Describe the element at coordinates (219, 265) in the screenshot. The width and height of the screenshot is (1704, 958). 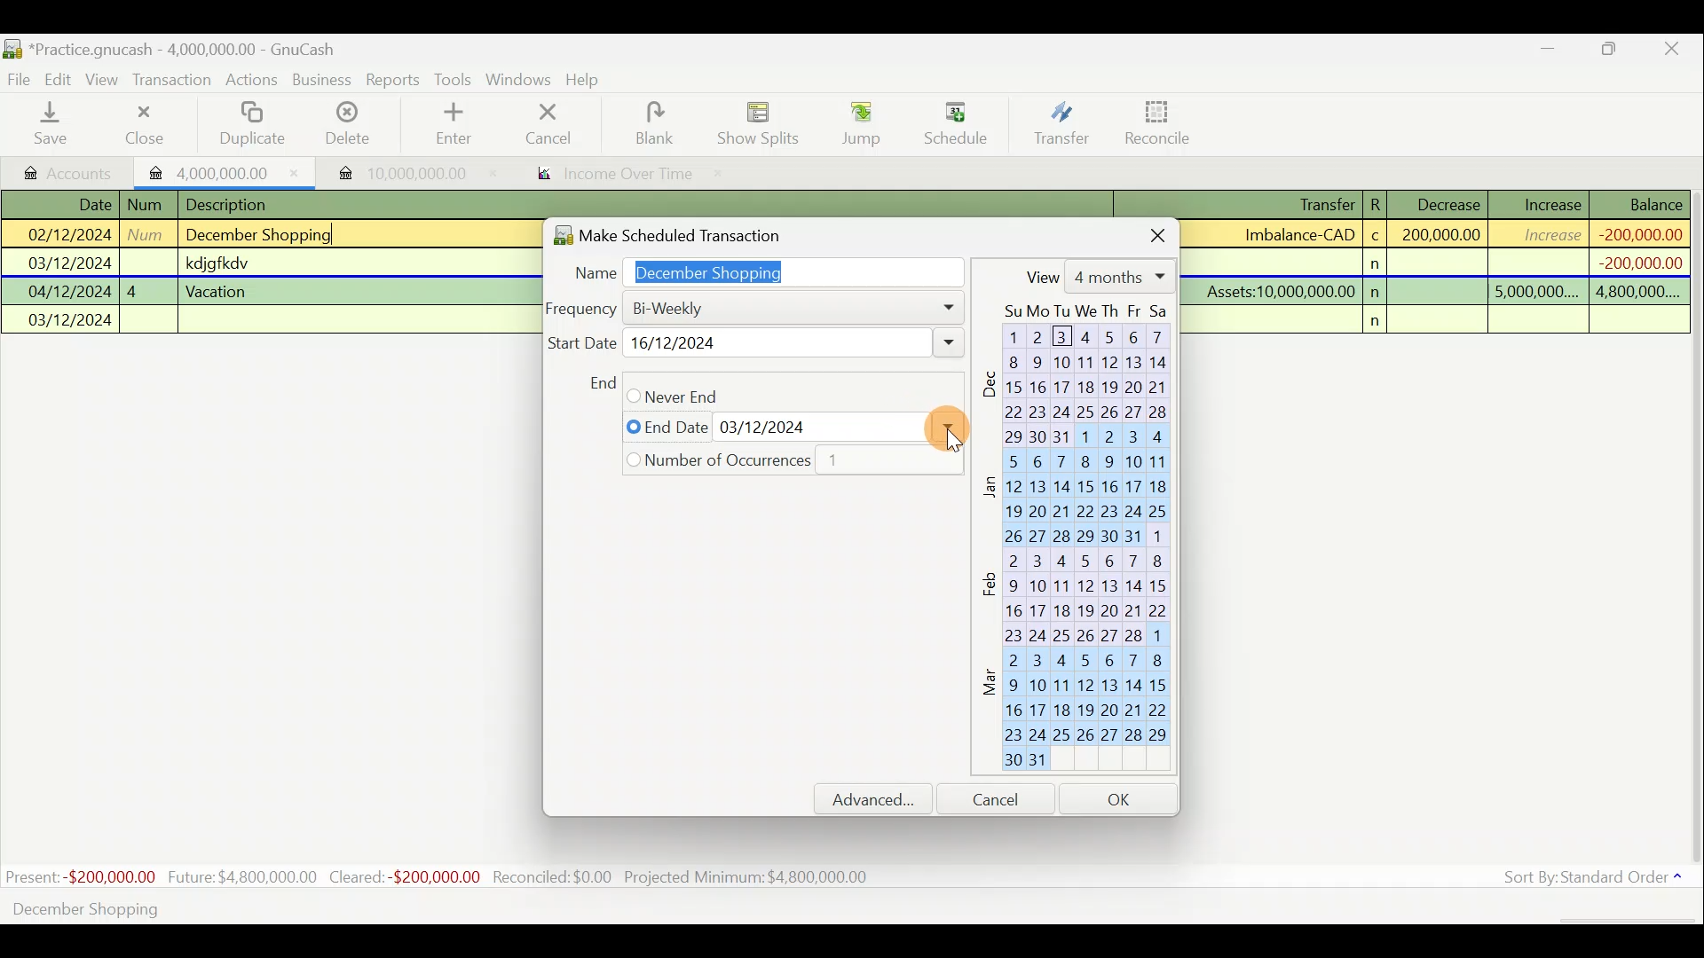
I see `Lines of transactions` at that location.